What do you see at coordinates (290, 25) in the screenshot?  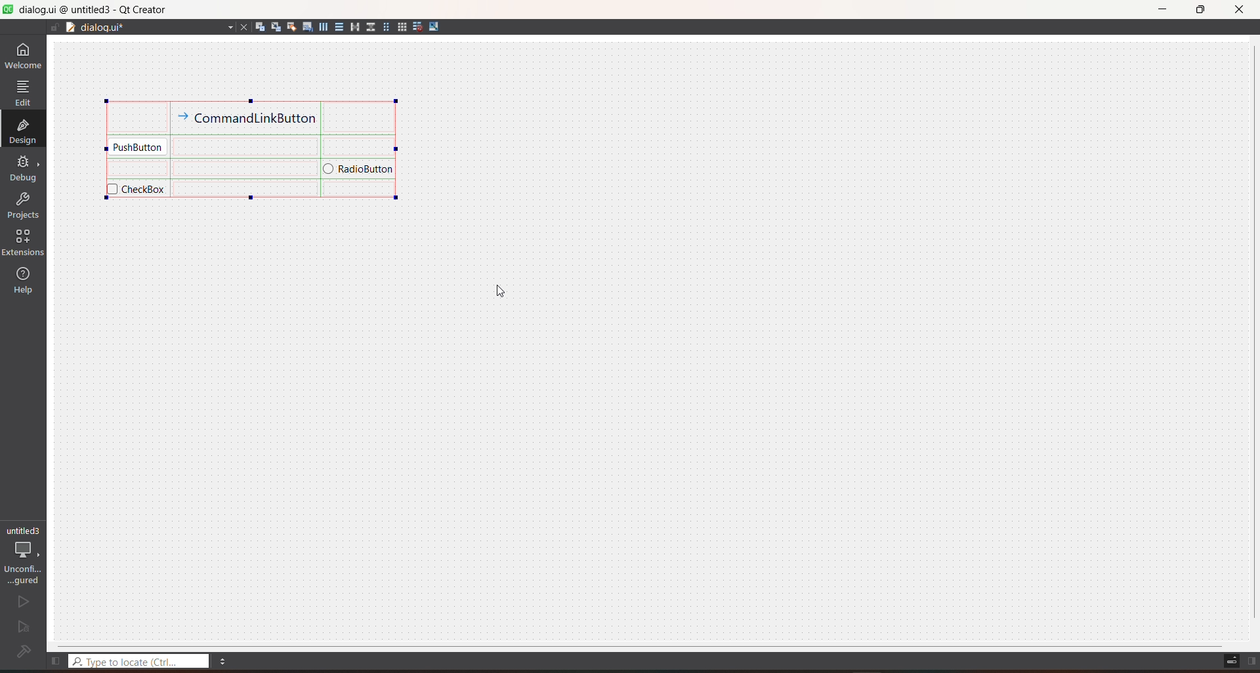 I see `edit buddies` at bounding box center [290, 25].